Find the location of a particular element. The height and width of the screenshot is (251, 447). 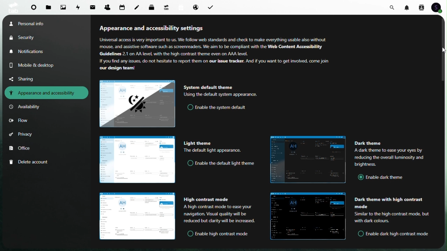

And if you want to get involved, come join is located at coordinates (289, 61).